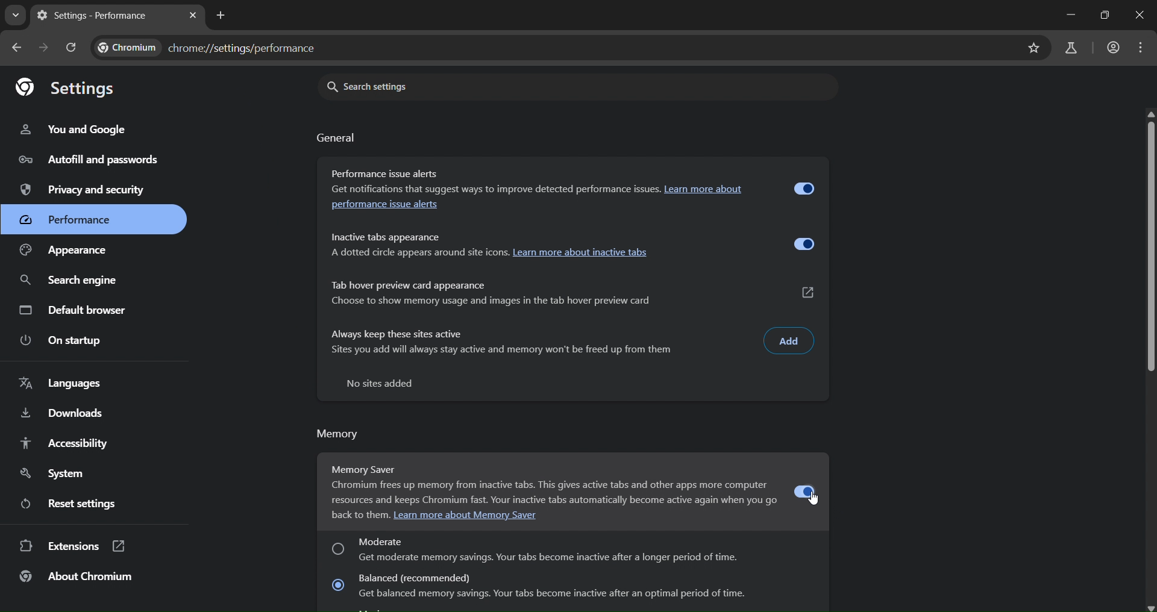 The height and width of the screenshot is (612, 1157). What do you see at coordinates (16, 49) in the screenshot?
I see `go back one page` at bounding box center [16, 49].